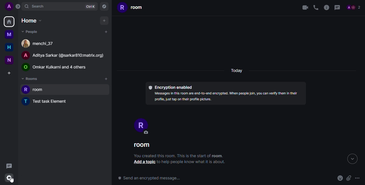 Image resolution: width=365 pixels, height=185 pixels. I want to click on Aditya Sarkar room, so click(66, 55).